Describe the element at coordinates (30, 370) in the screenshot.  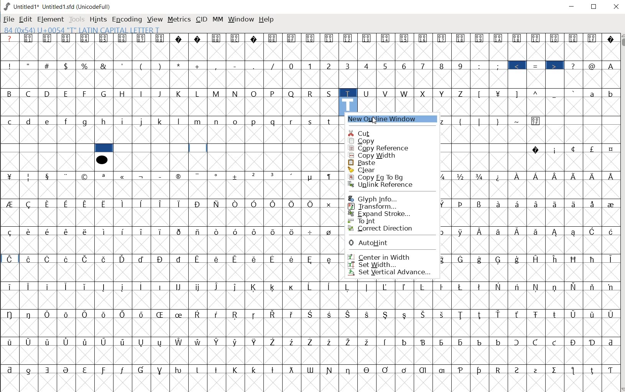
I see `Symbol` at that location.